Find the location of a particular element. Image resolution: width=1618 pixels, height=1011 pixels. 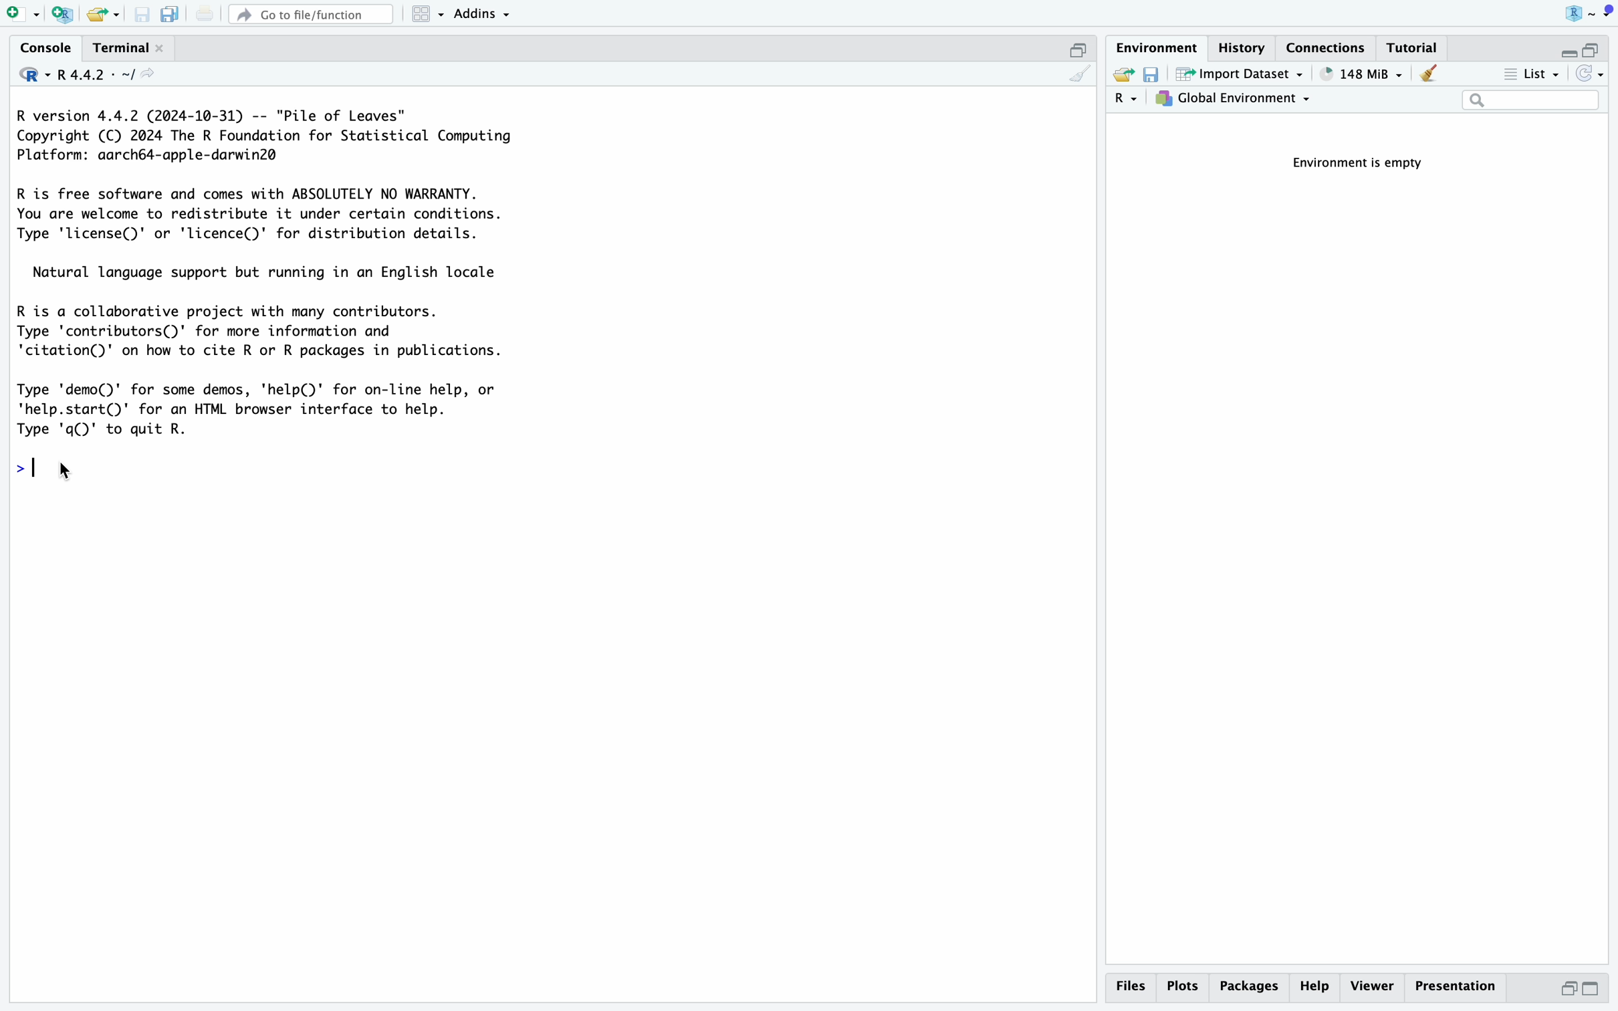

open an existing file is located at coordinates (104, 14).